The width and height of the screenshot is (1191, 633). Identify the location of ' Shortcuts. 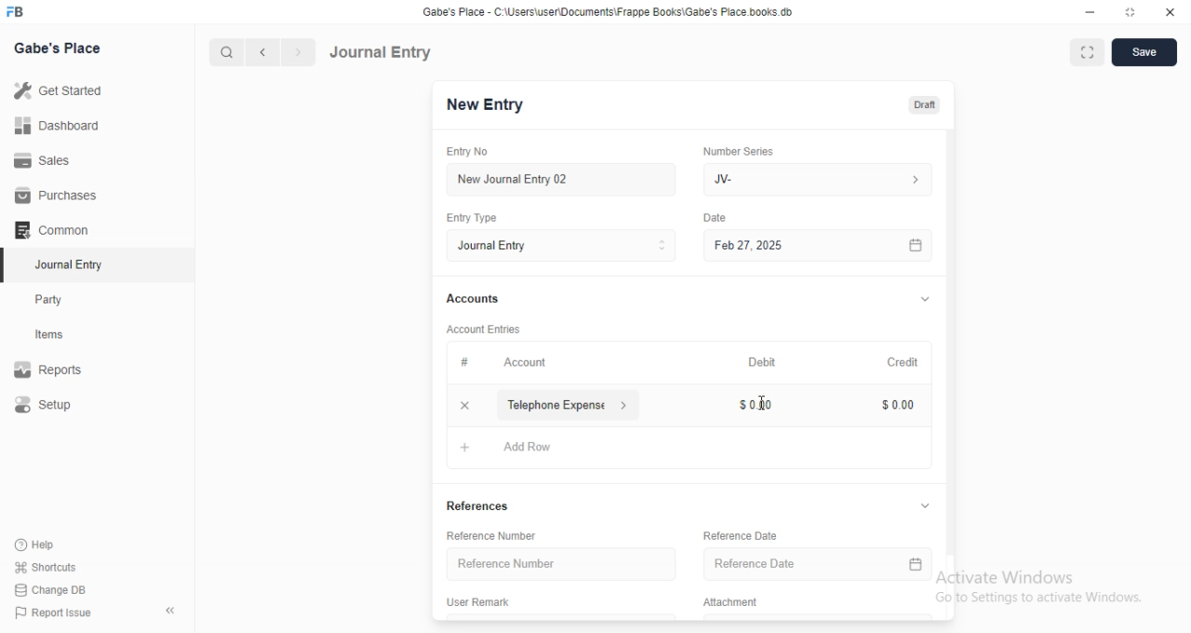
(47, 566).